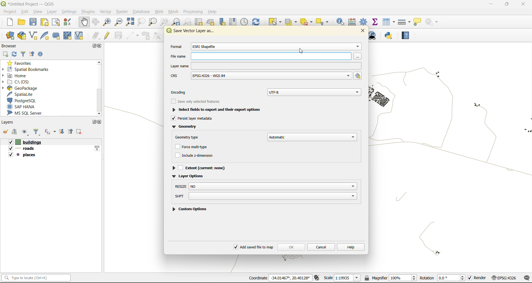  I want to click on cut, so click(199, 22).